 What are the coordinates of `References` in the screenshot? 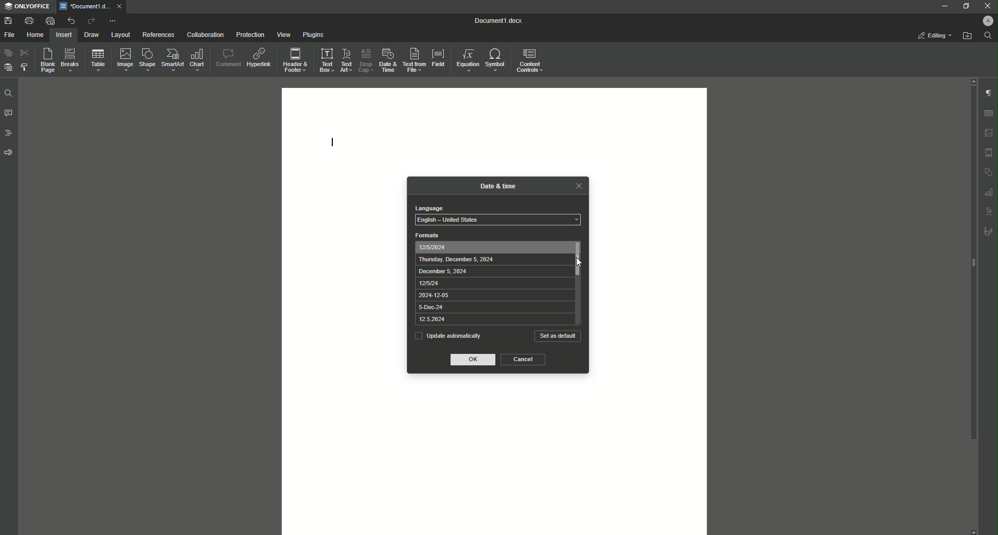 It's located at (158, 35).